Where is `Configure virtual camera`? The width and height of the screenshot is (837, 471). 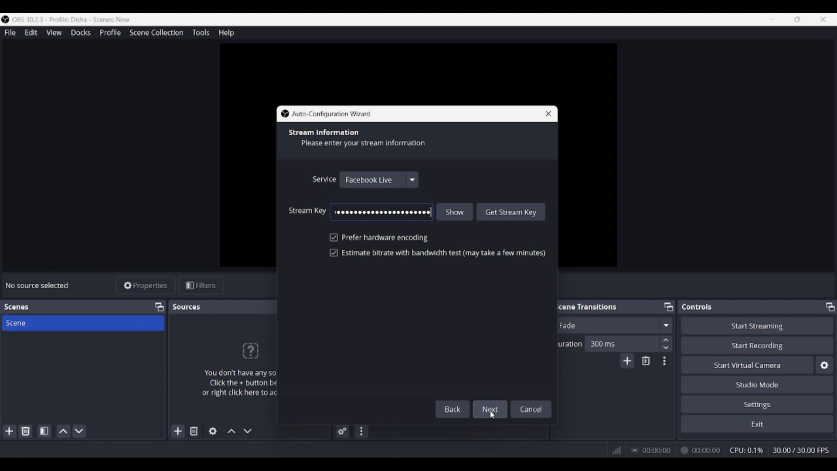
Configure virtual camera is located at coordinates (824, 365).